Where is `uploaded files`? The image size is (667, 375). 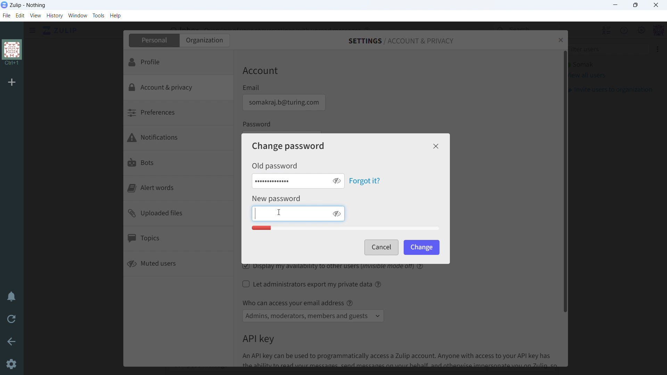 uploaded files is located at coordinates (179, 214).